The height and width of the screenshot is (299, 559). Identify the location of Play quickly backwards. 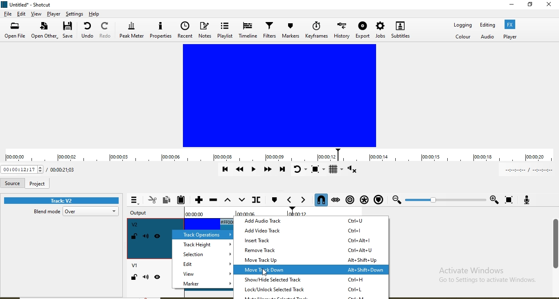
(239, 170).